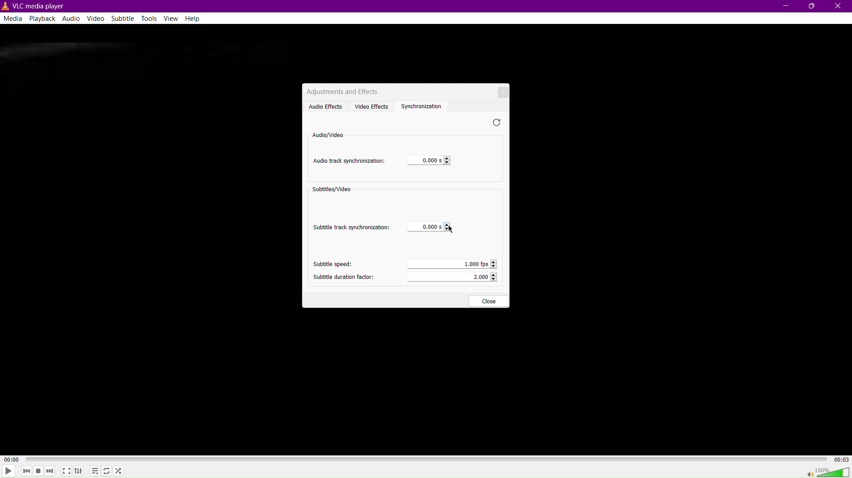  Describe the element at coordinates (372, 106) in the screenshot. I see `Video Effects` at that location.